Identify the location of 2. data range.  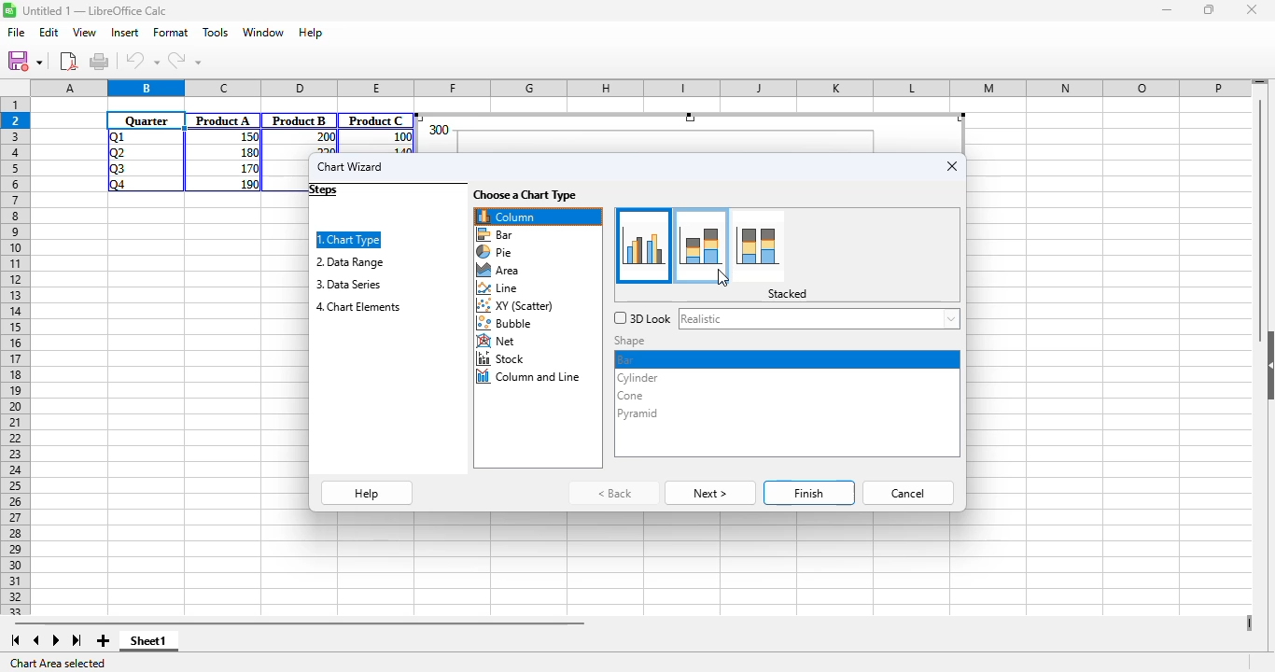
(350, 261).